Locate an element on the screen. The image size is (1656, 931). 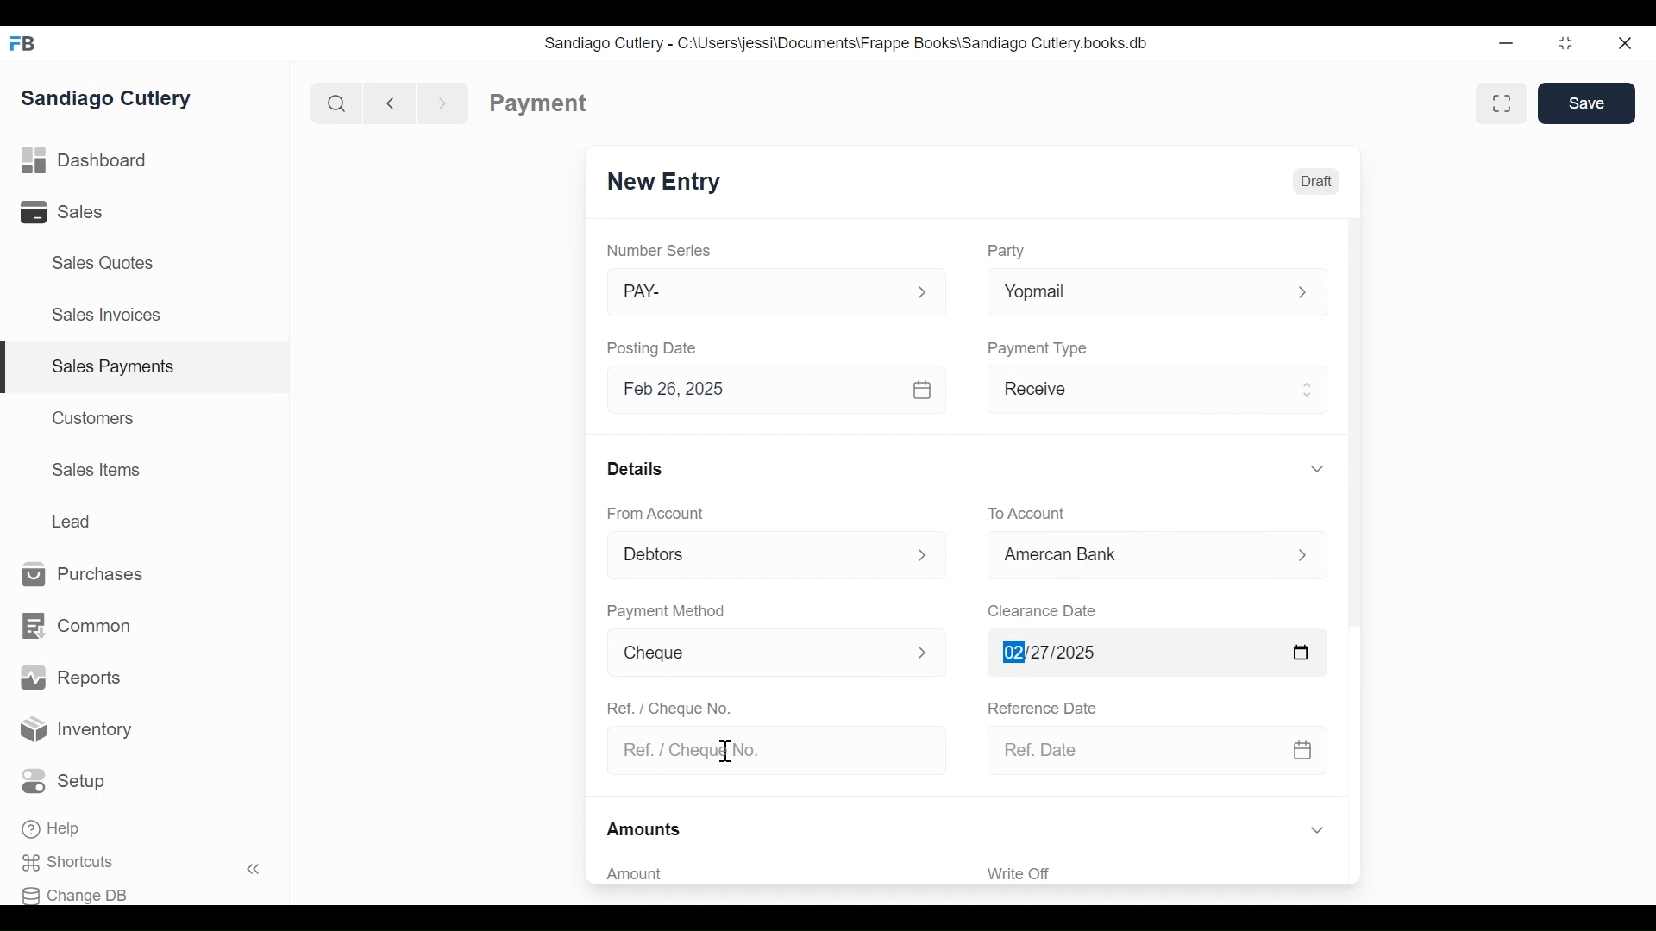
Details is located at coordinates (635, 467).